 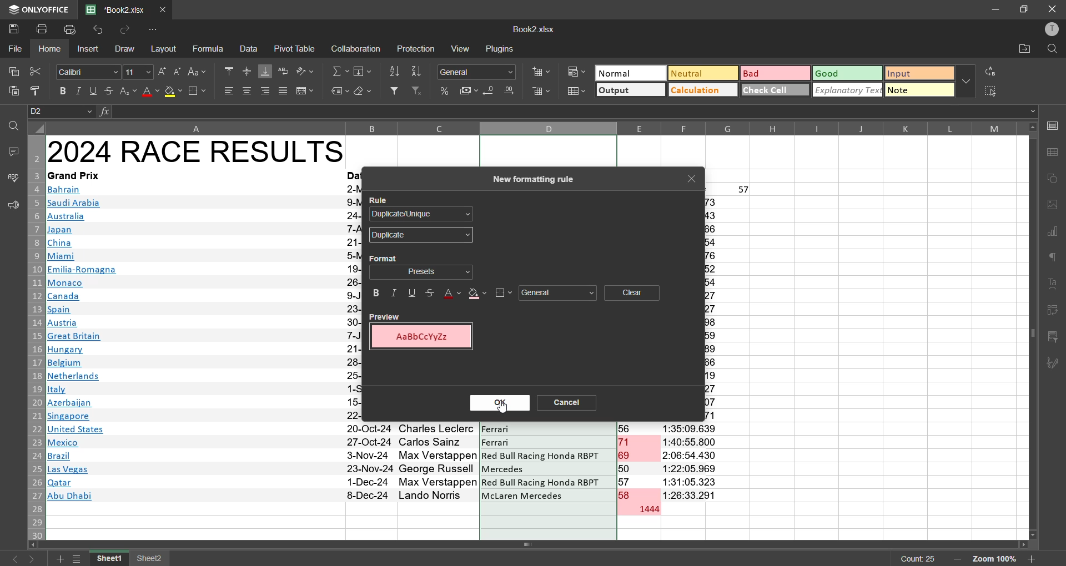 I want to click on Country, so click(x=83, y=345).